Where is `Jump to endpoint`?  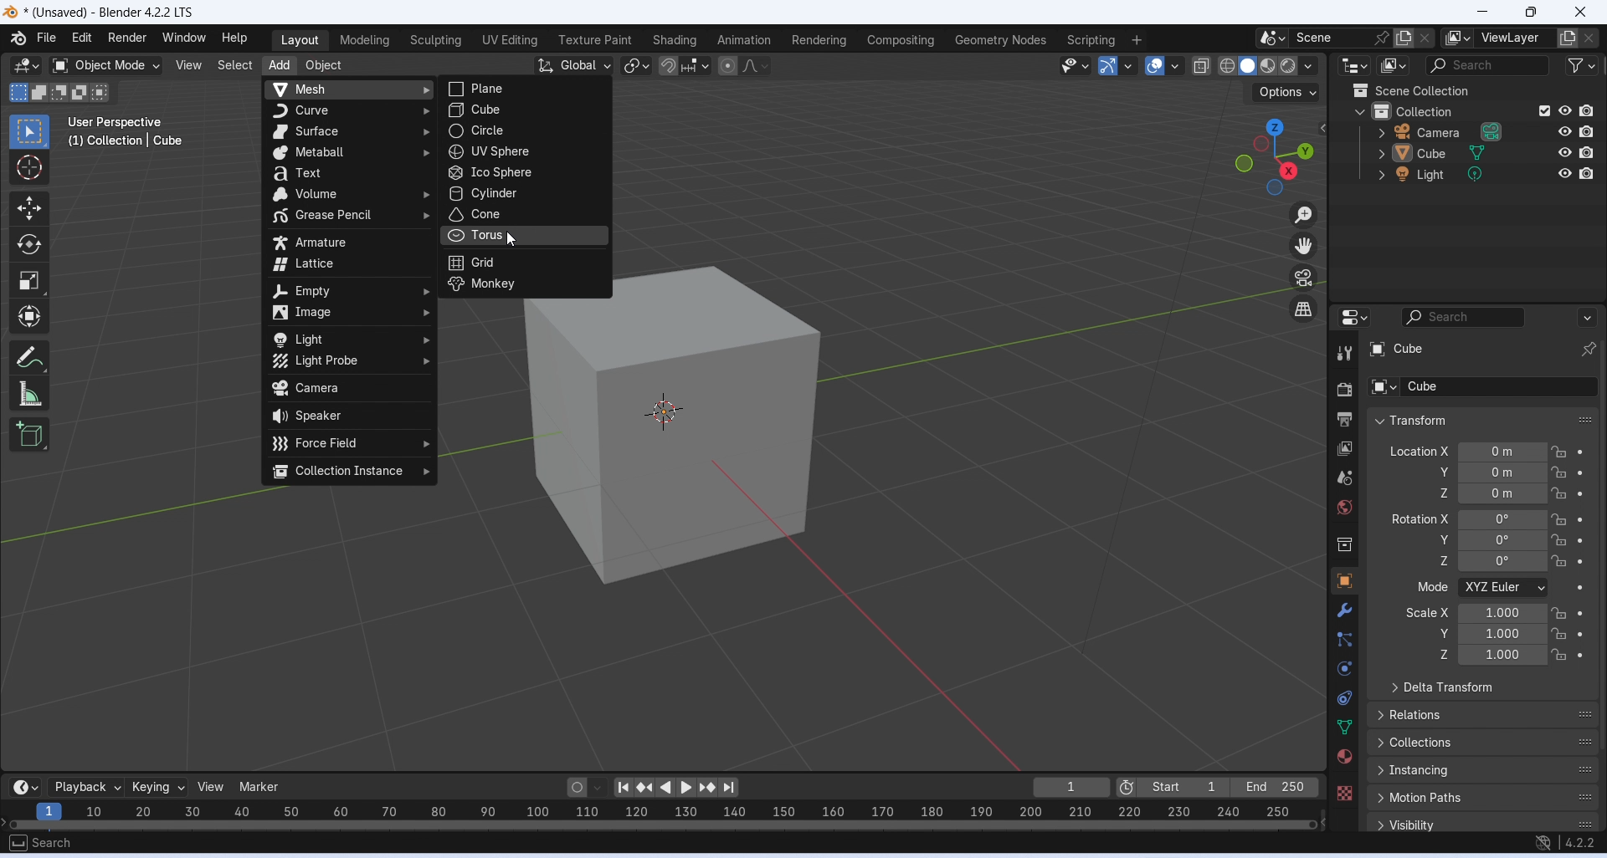
Jump to endpoint is located at coordinates (735, 788).